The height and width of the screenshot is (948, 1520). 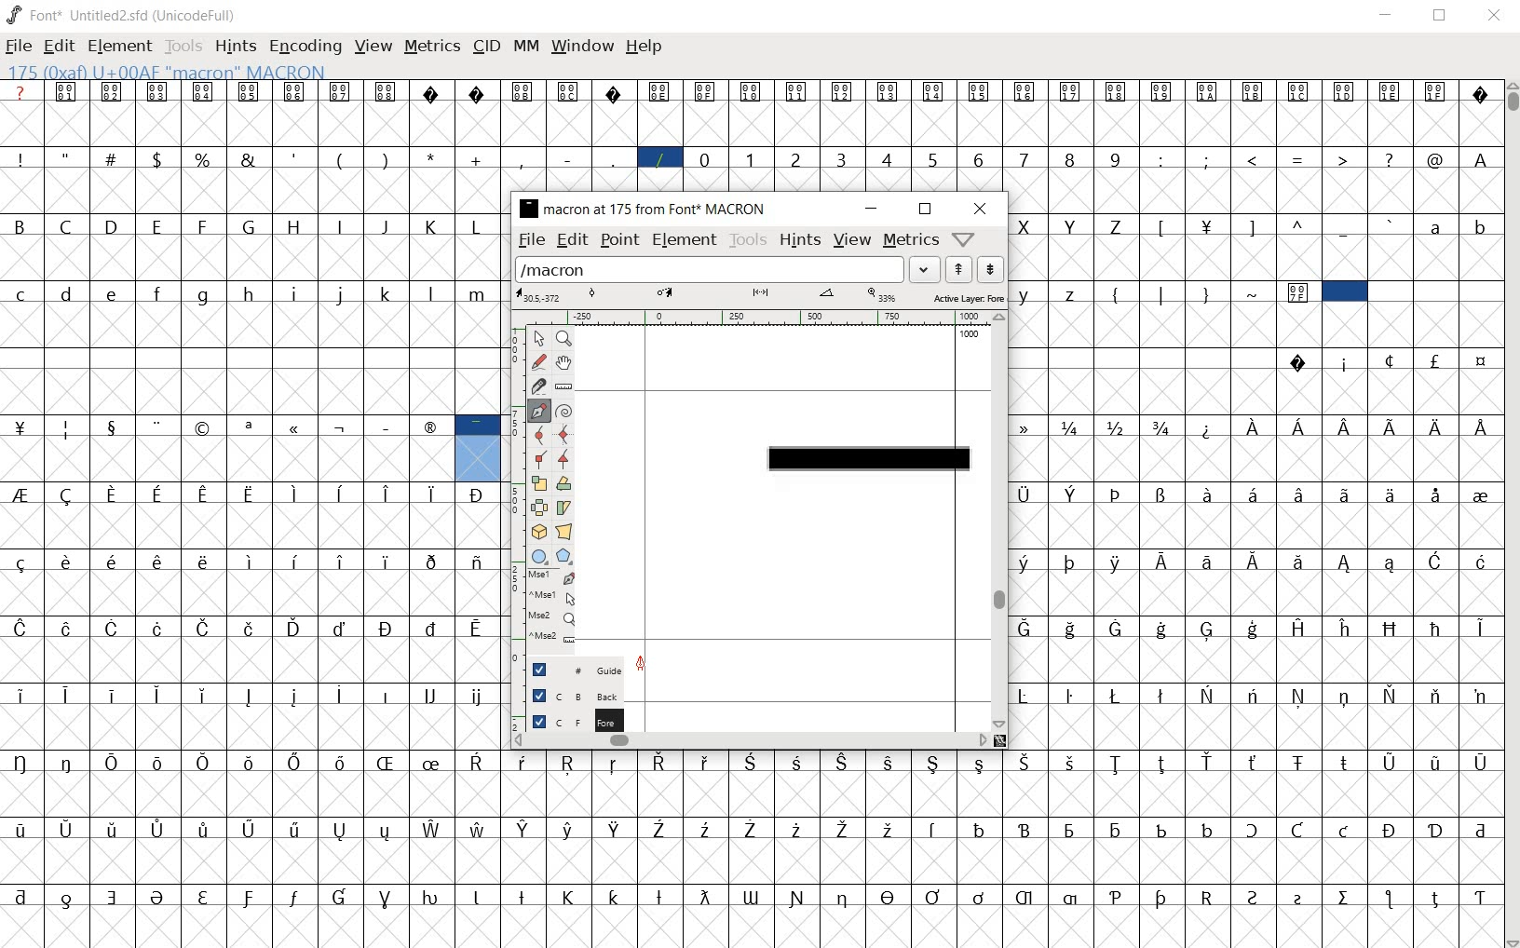 What do you see at coordinates (298, 225) in the screenshot?
I see `H` at bounding box center [298, 225].